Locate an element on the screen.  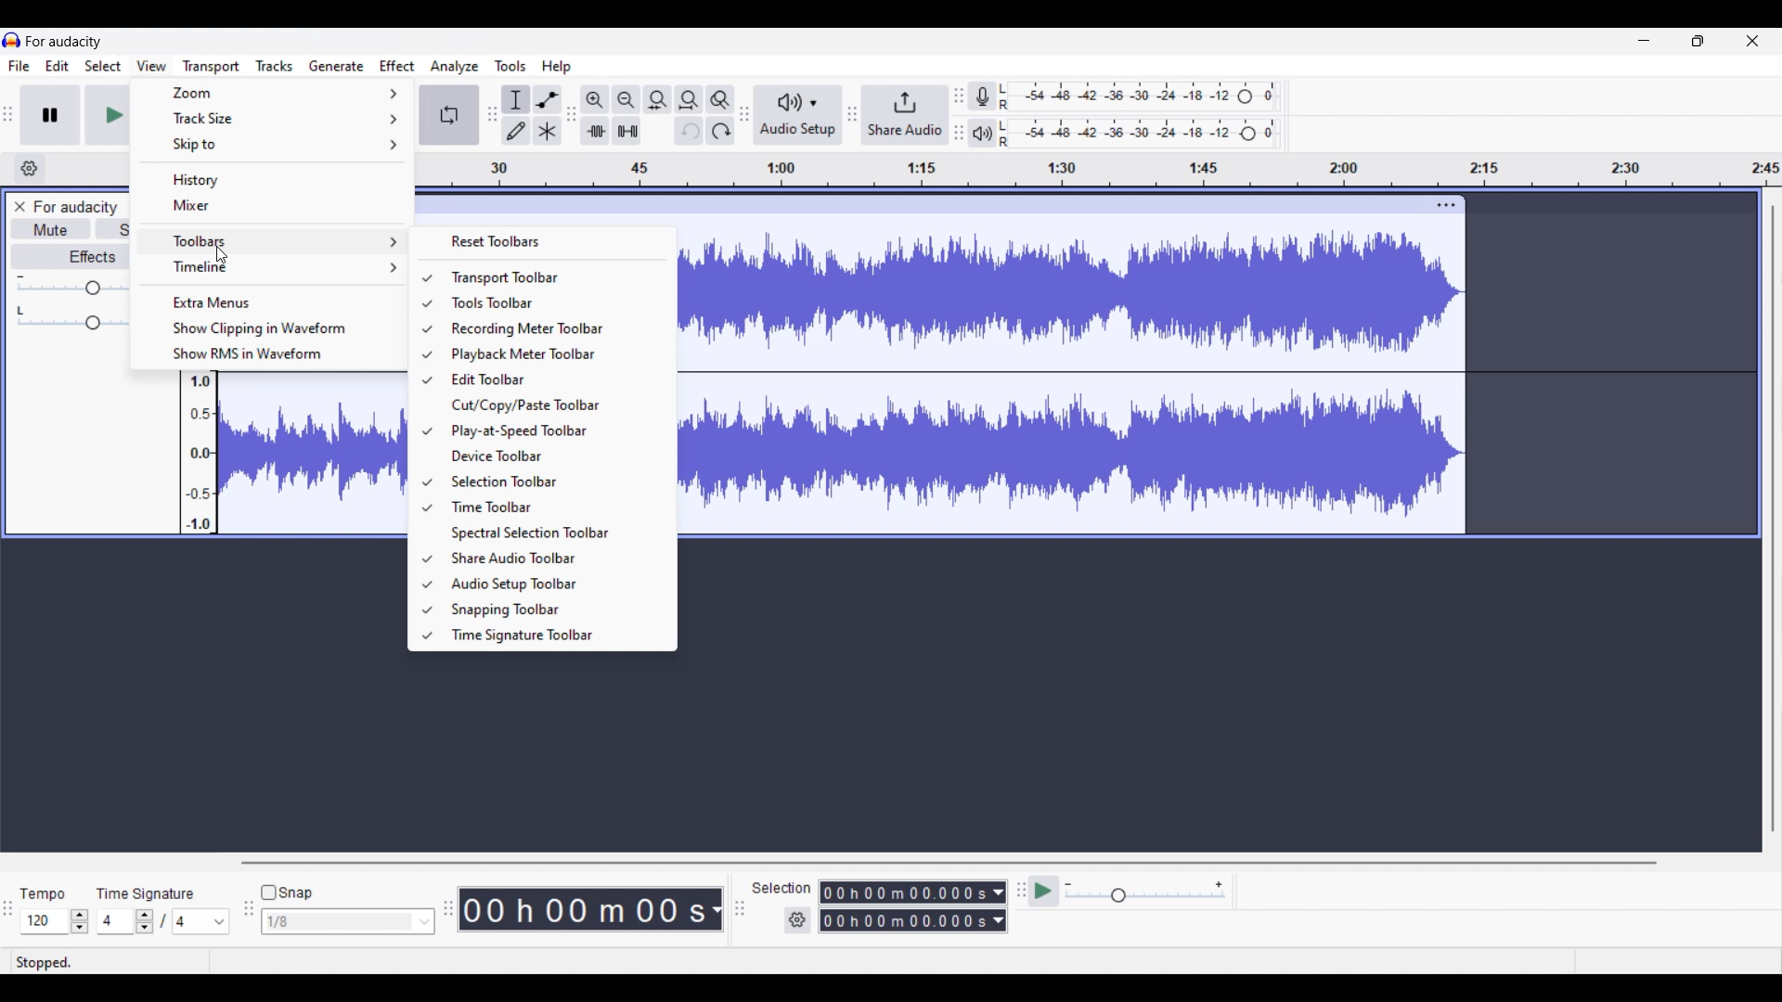
Close track is located at coordinates (20, 207).